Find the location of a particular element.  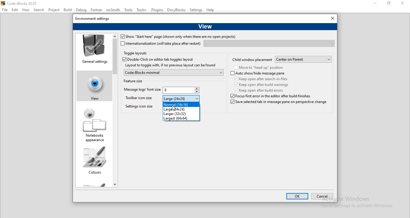

Fortran is located at coordinates (97, 10).